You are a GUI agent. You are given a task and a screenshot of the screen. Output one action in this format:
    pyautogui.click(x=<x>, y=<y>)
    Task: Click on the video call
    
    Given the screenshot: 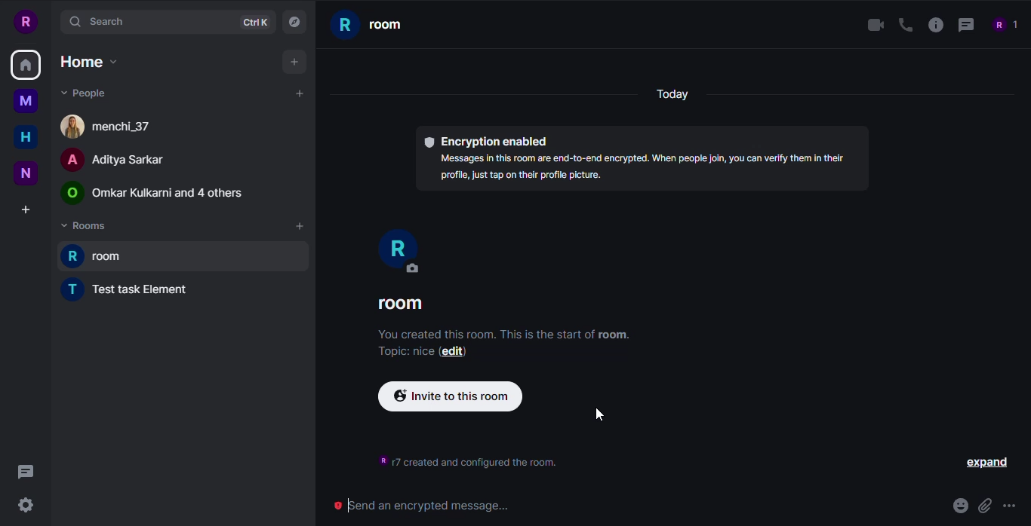 What is the action you would take?
    pyautogui.click(x=873, y=26)
    